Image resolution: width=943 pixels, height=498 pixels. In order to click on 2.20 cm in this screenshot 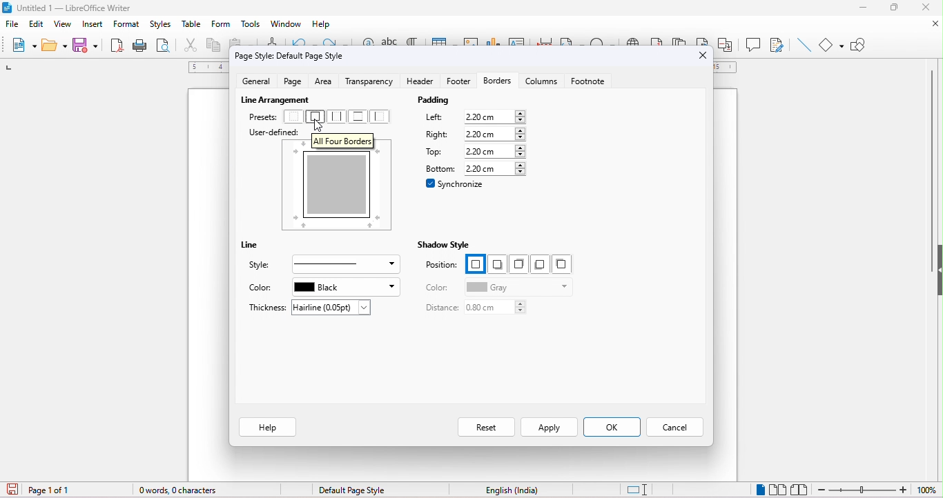, I will do `click(495, 151)`.